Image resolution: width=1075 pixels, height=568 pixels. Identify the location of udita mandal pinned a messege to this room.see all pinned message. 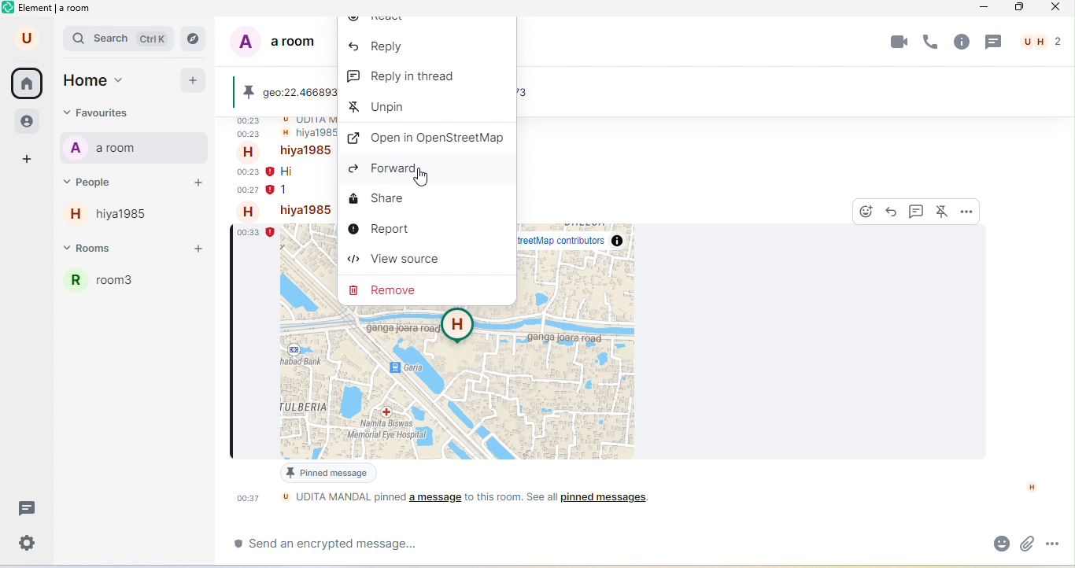
(479, 503).